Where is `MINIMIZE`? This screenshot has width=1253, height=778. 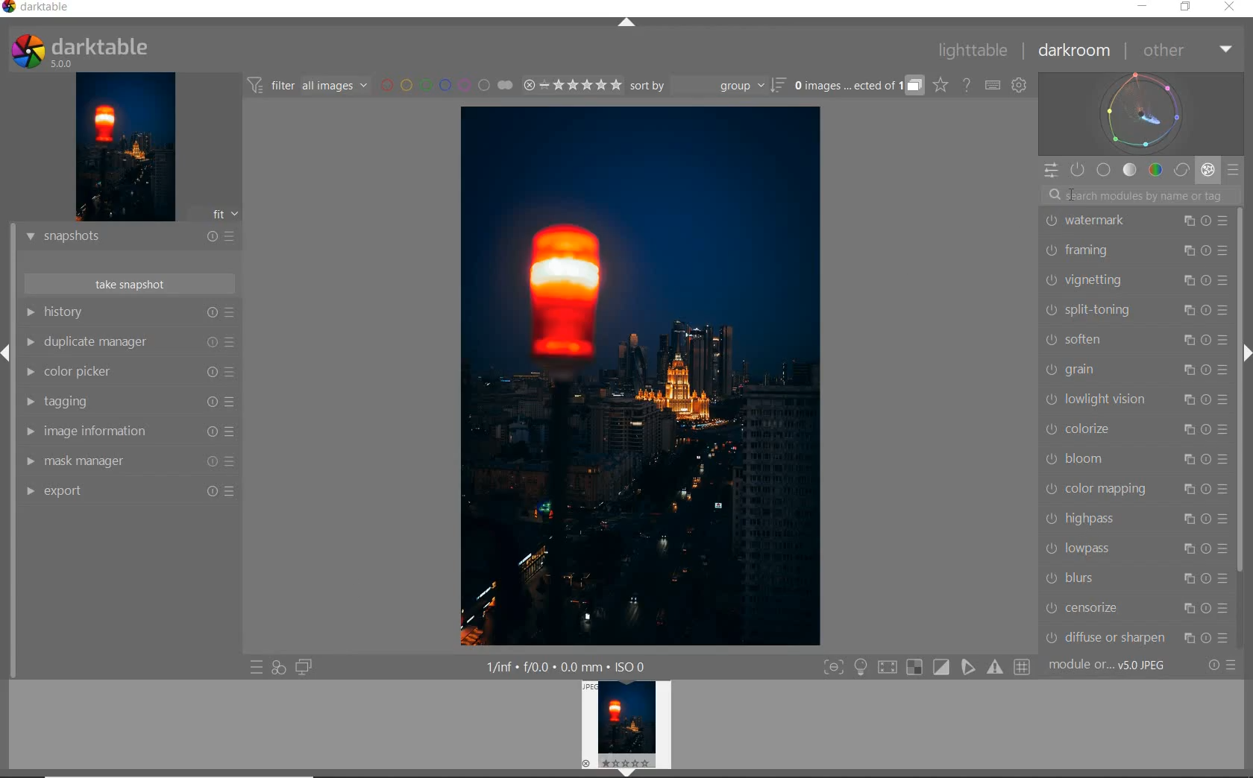
MINIMIZE is located at coordinates (1140, 7).